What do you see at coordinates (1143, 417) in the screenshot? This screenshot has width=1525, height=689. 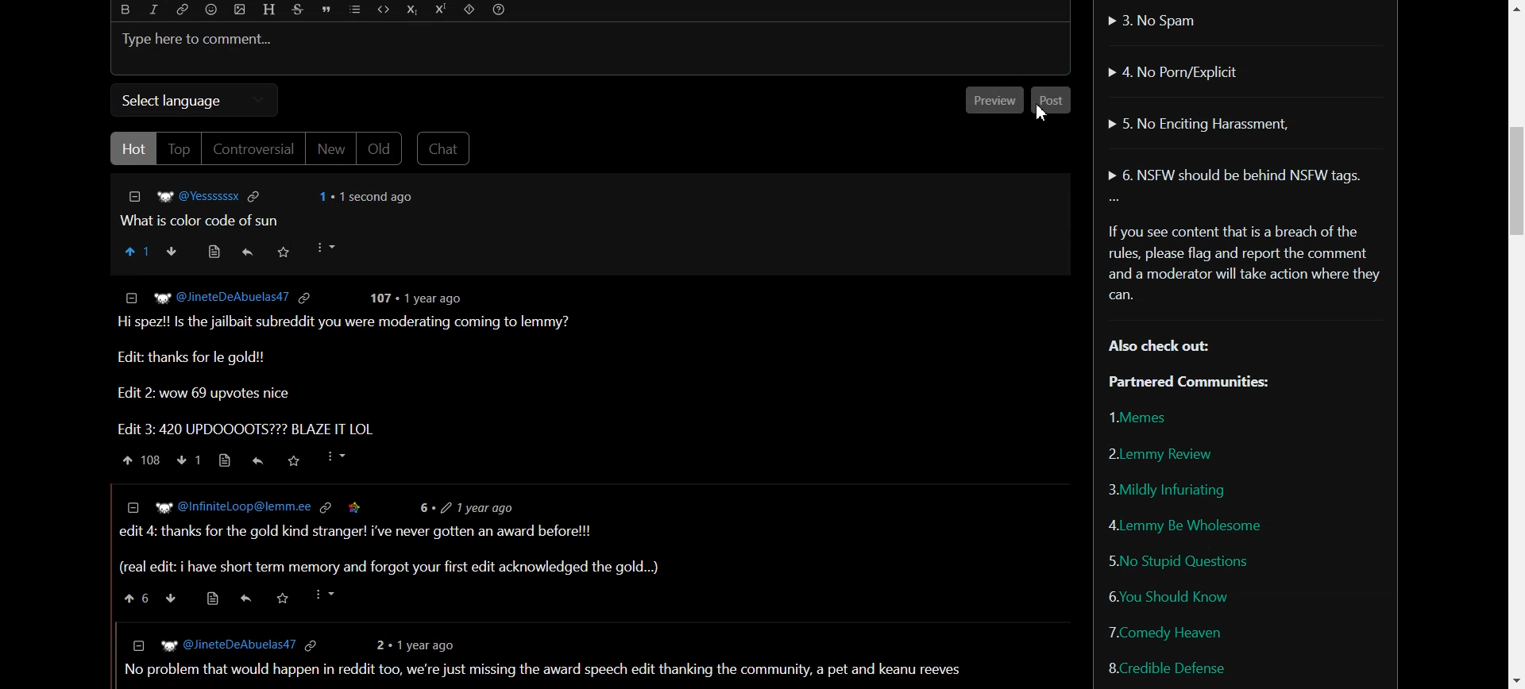 I see `Memes` at bounding box center [1143, 417].